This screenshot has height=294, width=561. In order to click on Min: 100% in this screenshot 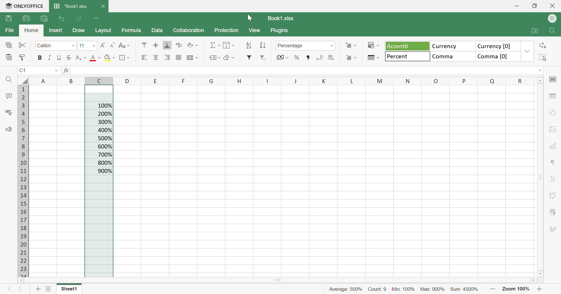, I will do `click(404, 290)`.